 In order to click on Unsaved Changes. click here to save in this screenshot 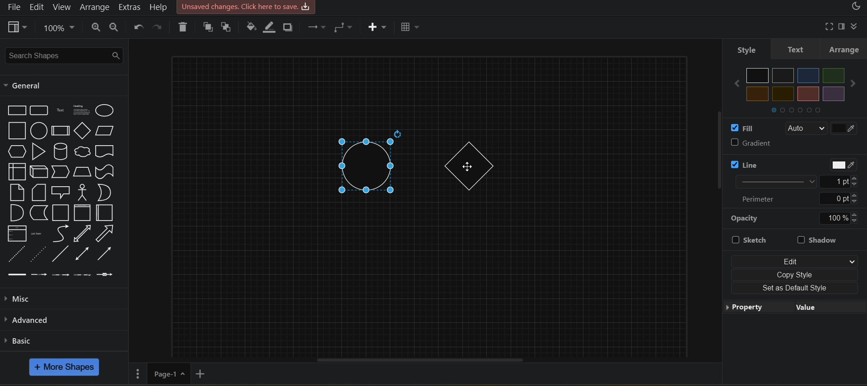, I will do `click(247, 7)`.